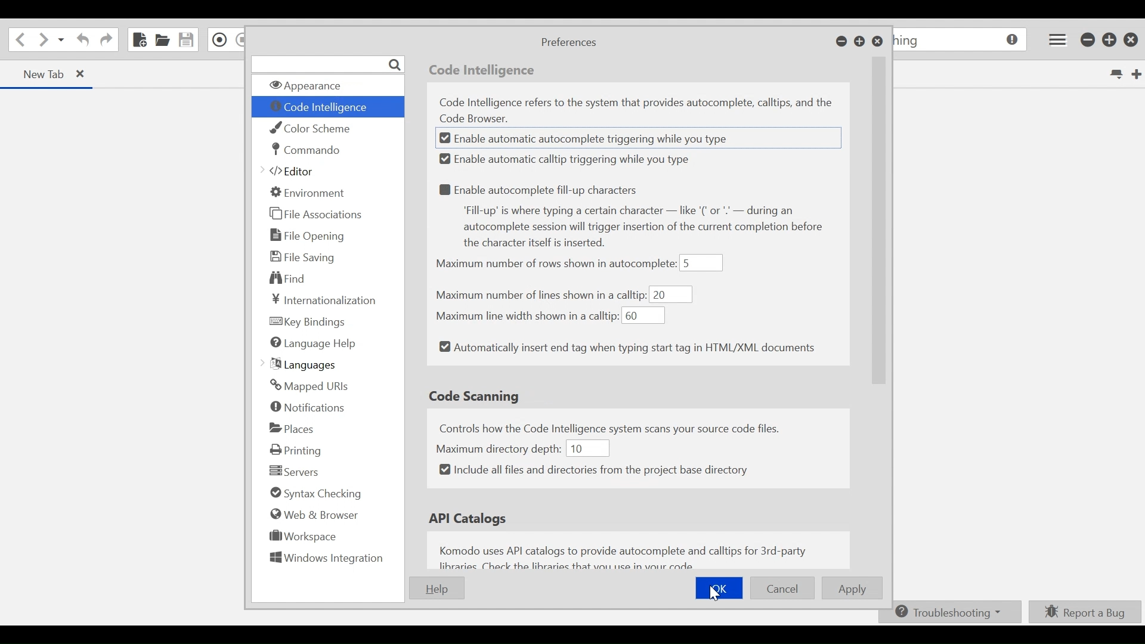 Image resolution: width=1145 pixels, height=644 pixels. I want to click on Code Scanning, so click(476, 396).